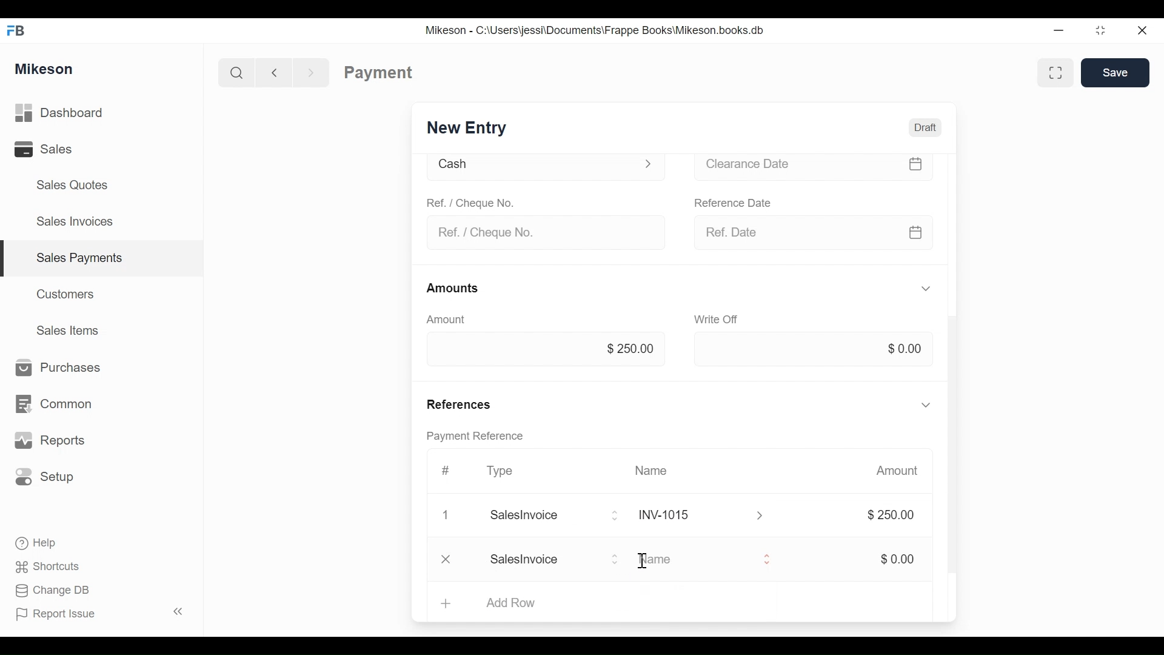  I want to click on Amounts, so click(453, 288).